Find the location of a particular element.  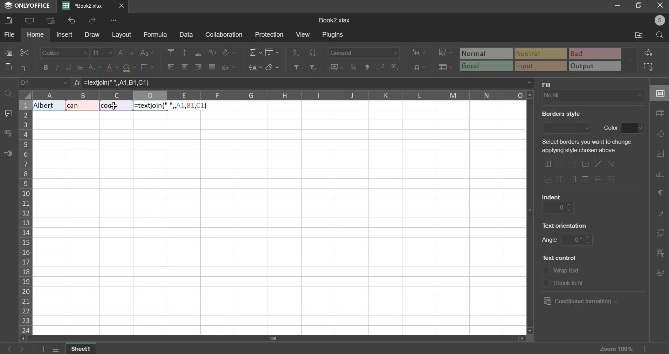

table is located at coordinates (660, 114).